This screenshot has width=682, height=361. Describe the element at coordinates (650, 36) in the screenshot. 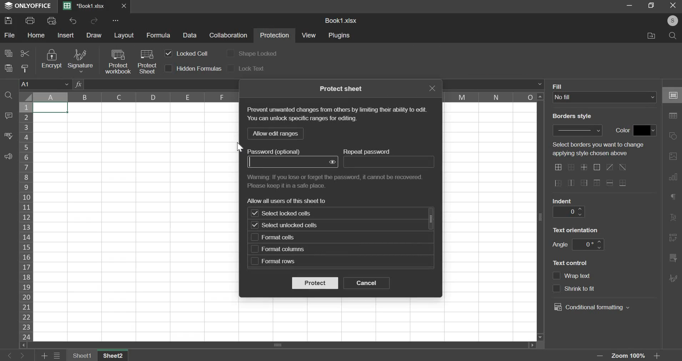

I see `File` at that location.